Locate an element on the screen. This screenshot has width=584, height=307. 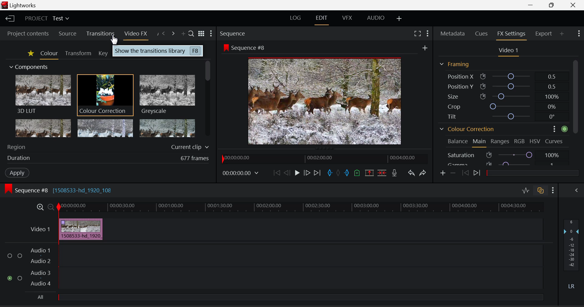
Audio Input Checkbox is located at coordinates (20, 278).